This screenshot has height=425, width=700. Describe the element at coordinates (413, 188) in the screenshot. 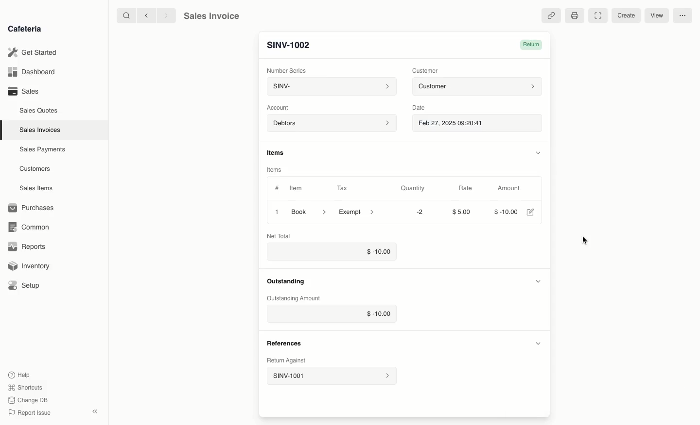

I see `Quantity` at that location.